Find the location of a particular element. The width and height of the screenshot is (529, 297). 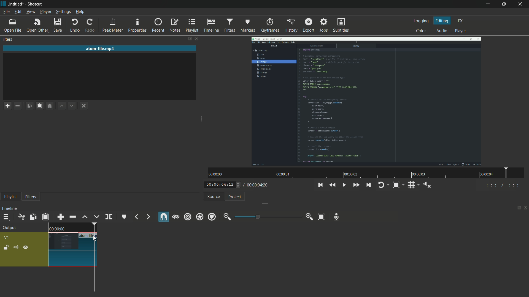

audio is located at coordinates (442, 31).